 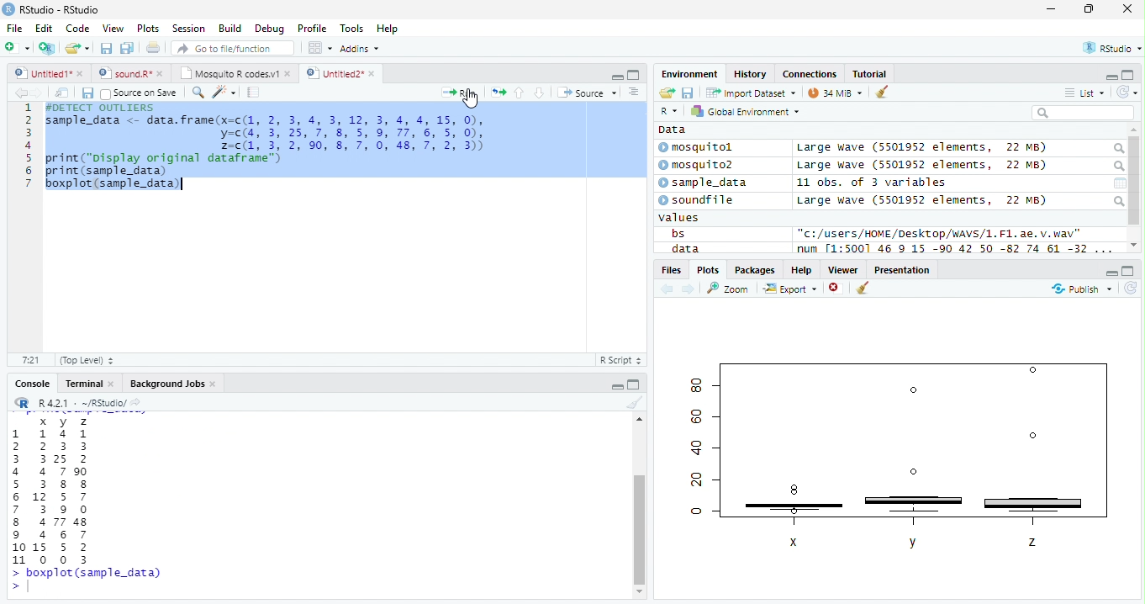 I want to click on Print, so click(x=154, y=49).